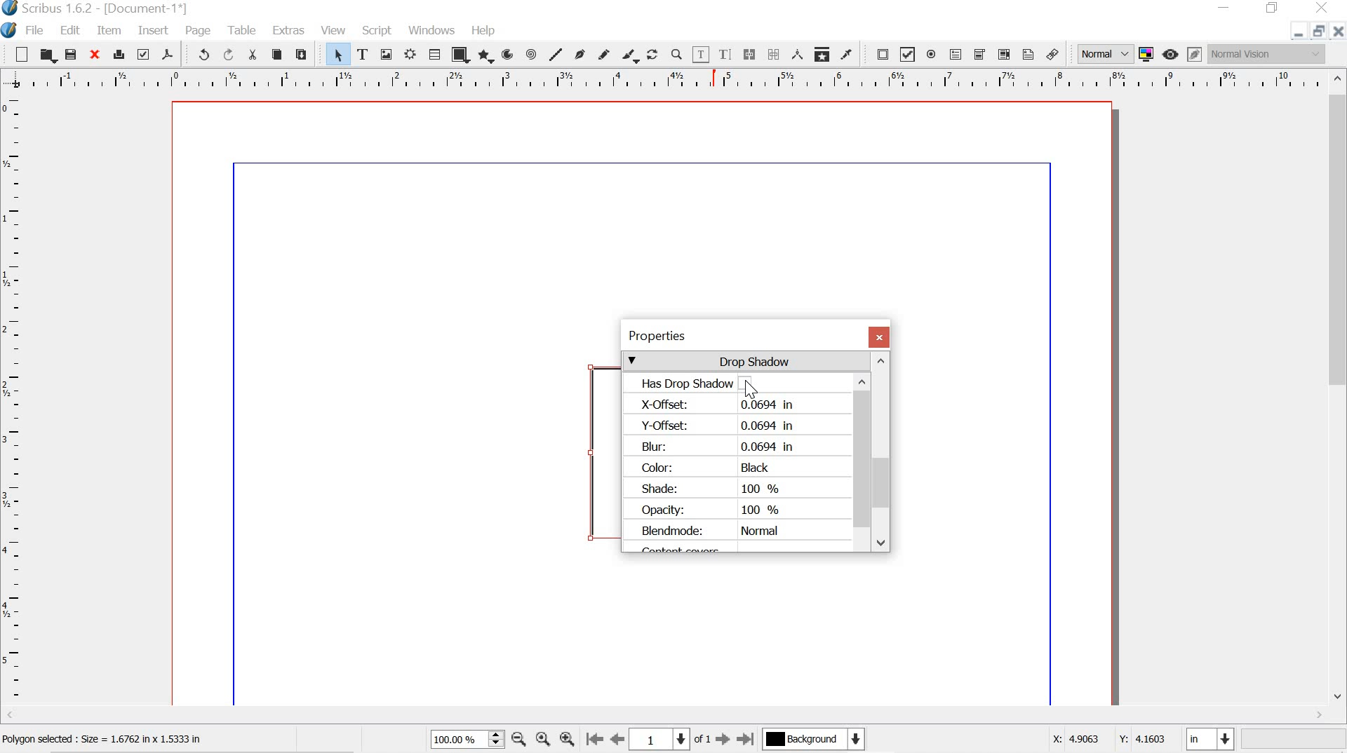  Describe the element at coordinates (1194, 54) in the screenshot. I see `EDIT IN PREVIEW MODE` at that location.